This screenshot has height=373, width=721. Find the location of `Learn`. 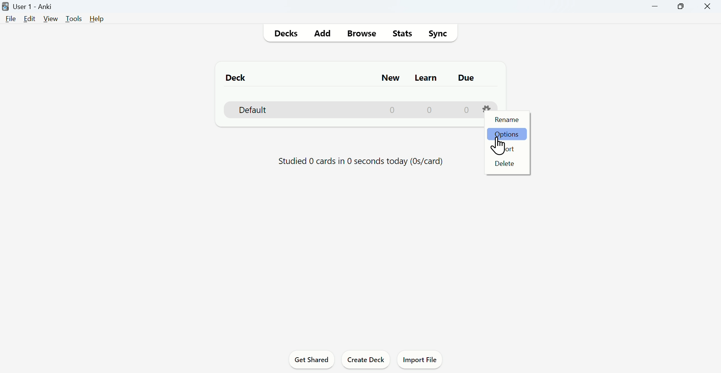

Learn is located at coordinates (427, 78).